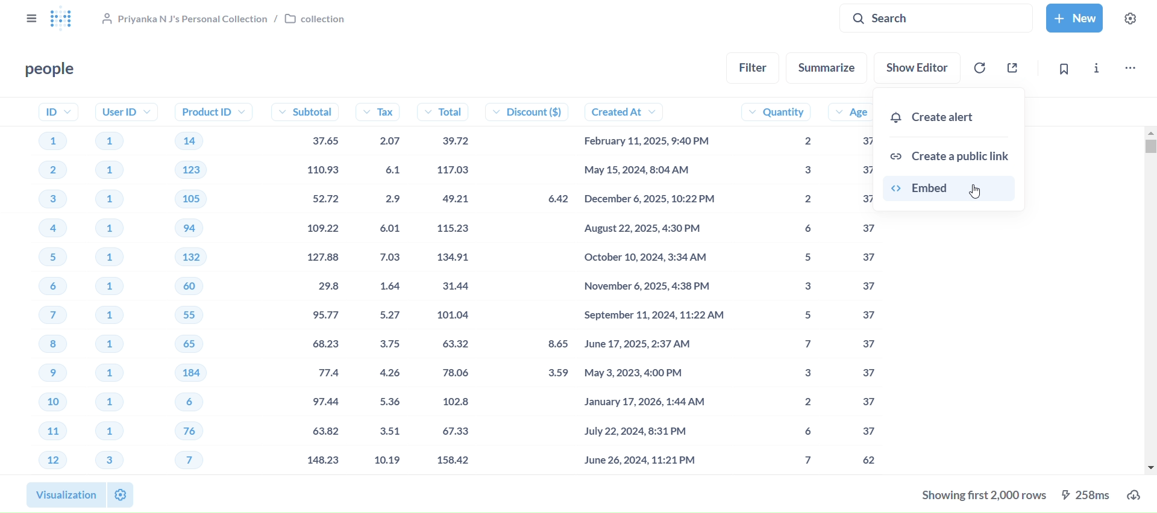  I want to click on Id's, so click(46, 286).